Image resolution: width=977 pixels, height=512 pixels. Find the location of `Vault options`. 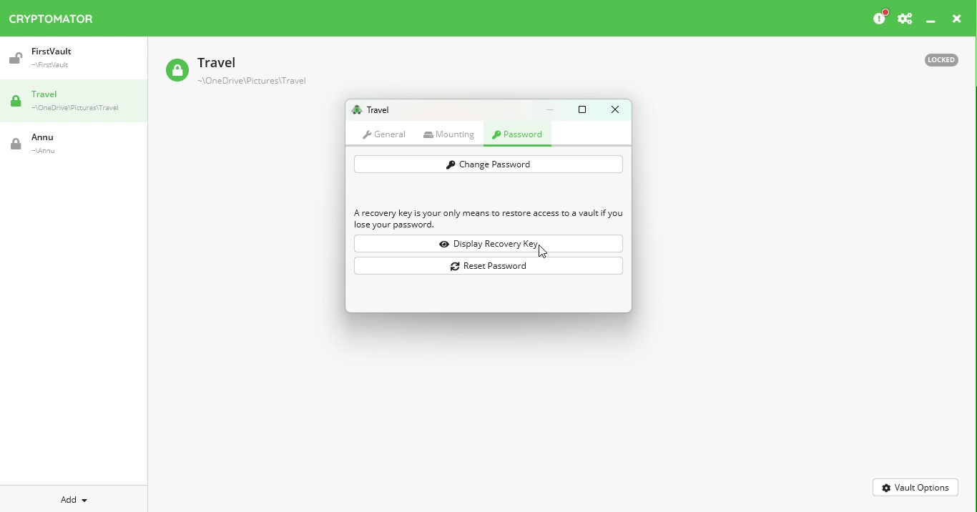

Vault options is located at coordinates (916, 486).